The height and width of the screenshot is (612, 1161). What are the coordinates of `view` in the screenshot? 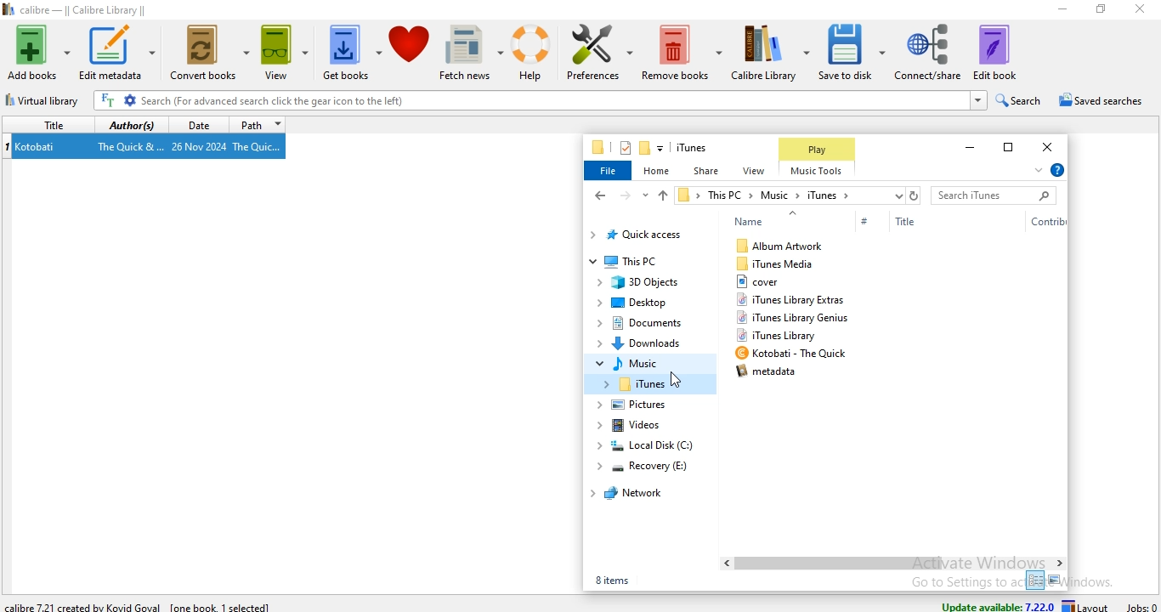 It's located at (756, 171).